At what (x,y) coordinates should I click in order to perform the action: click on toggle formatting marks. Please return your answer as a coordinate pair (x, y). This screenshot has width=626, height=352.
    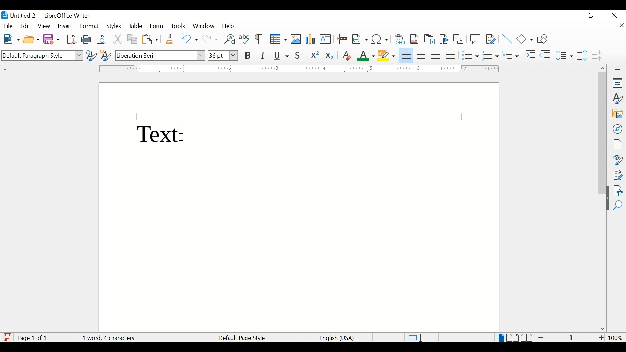
    Looking at the image, I should click on (259, 39).